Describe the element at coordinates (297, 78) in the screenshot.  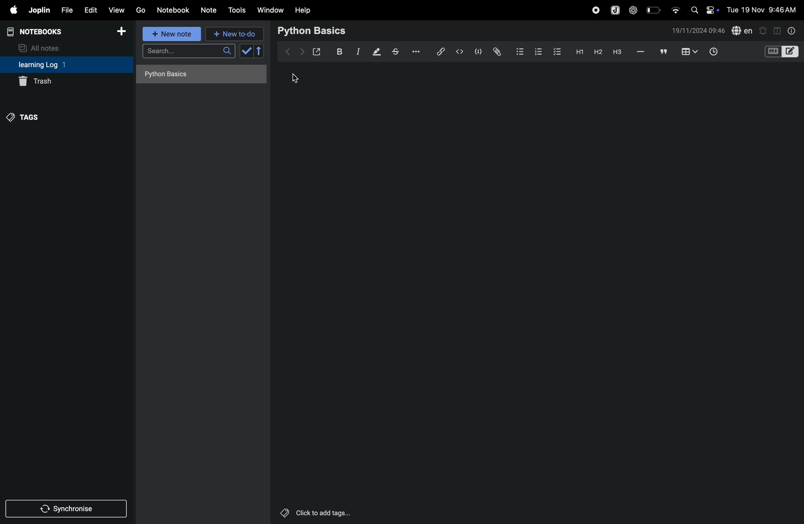
I see `cursor` at that location.